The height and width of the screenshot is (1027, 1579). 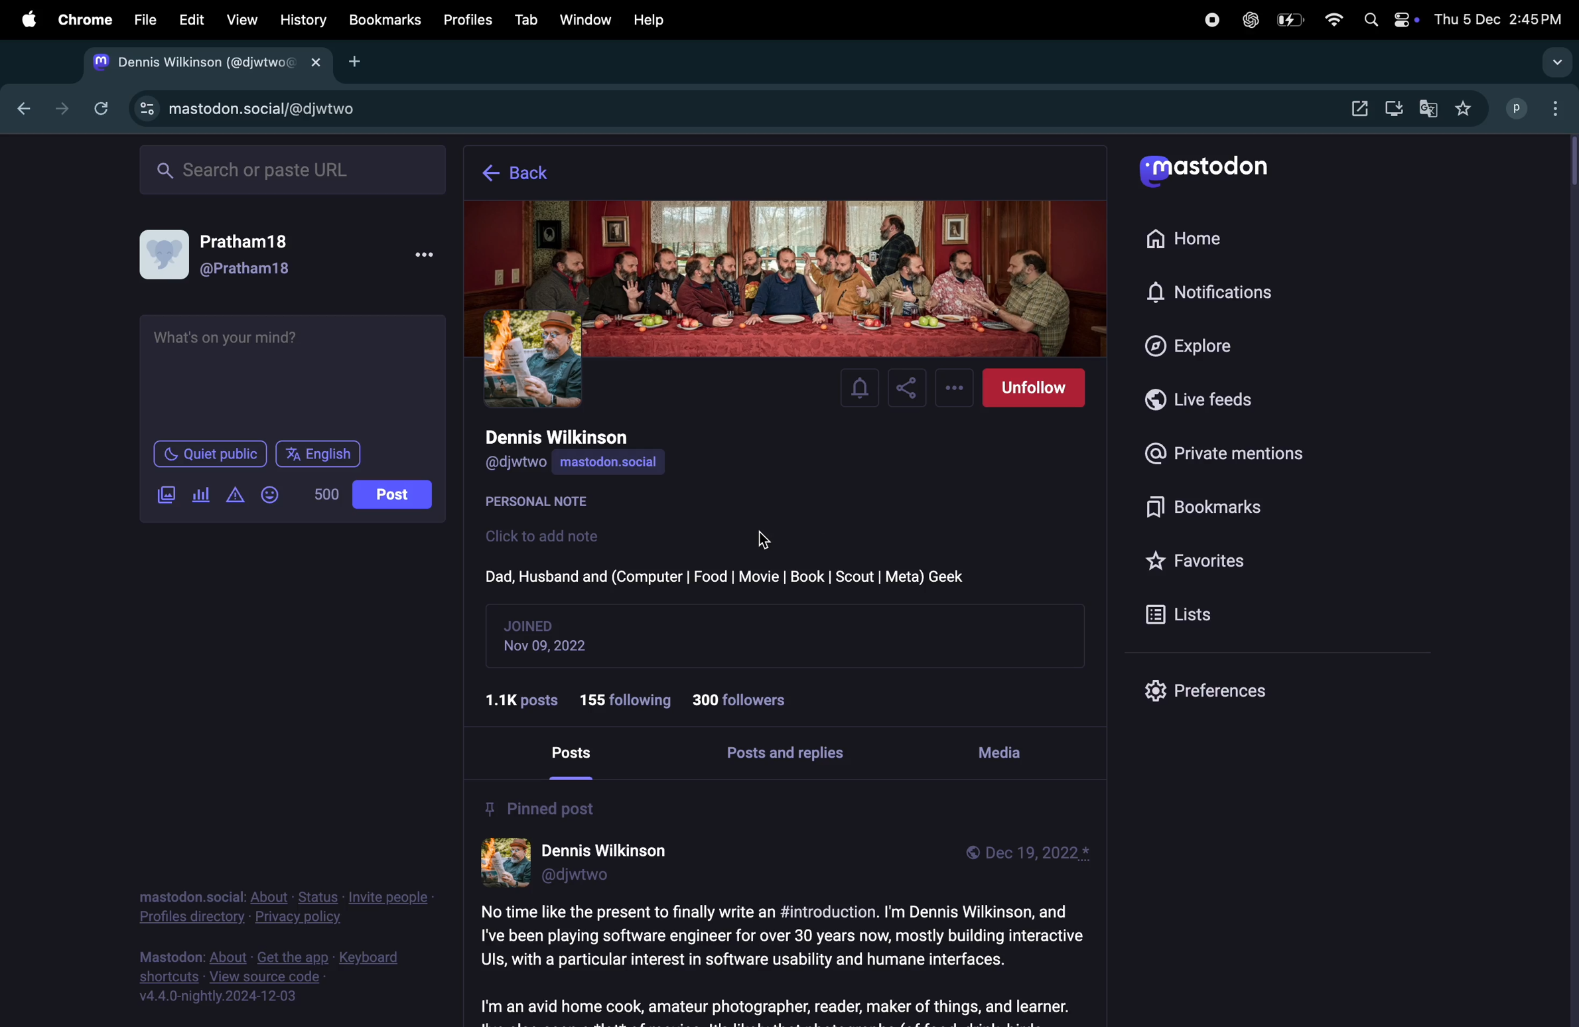 I want to click on scrollbar, so click(x=1569, y=581).